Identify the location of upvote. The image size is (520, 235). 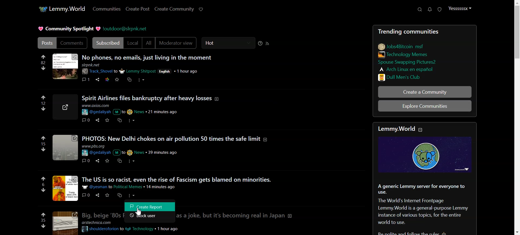
(44, 138).